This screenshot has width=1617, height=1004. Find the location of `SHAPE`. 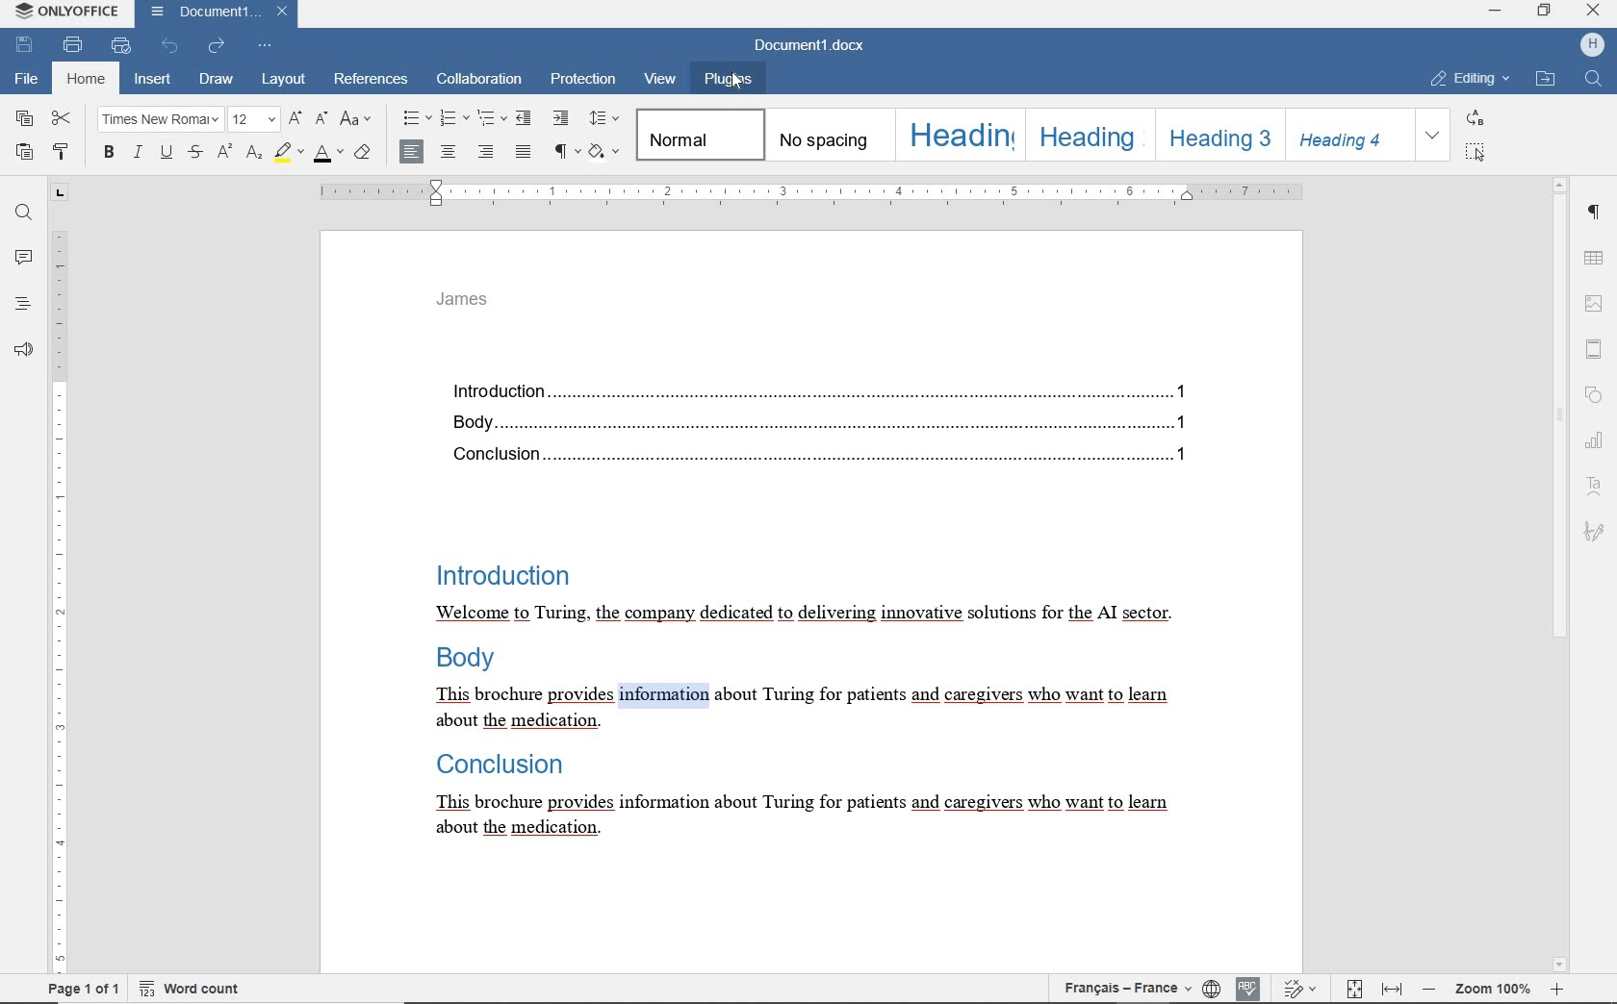

SHAPE is located at coordinates (1592, 393).